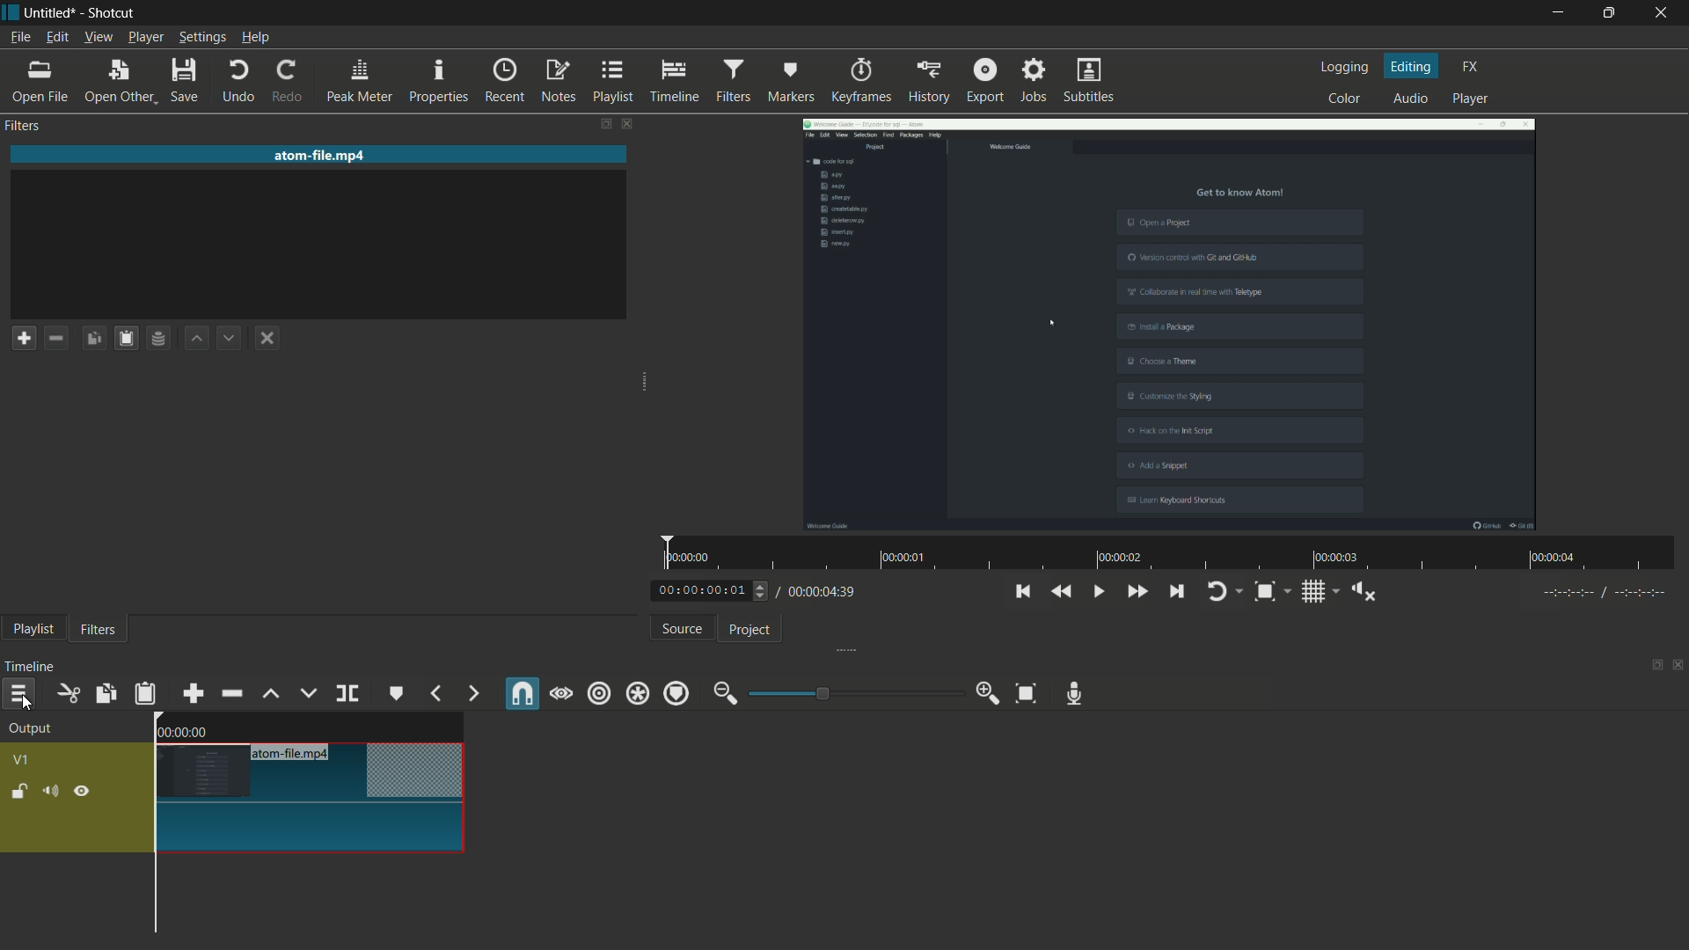 Image resolution: width=1689 pixels, height=950 pixels. What do you see at coordinates (1026, 694) in the screenshot?
I see `zoom timeline to fit` at bounding box center [1026, 694].